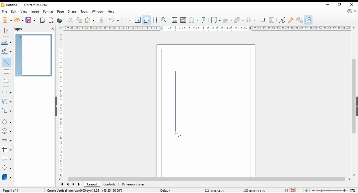  Describe the element at coordinates (18, 20) in the screenshot. I see `open` at that location.